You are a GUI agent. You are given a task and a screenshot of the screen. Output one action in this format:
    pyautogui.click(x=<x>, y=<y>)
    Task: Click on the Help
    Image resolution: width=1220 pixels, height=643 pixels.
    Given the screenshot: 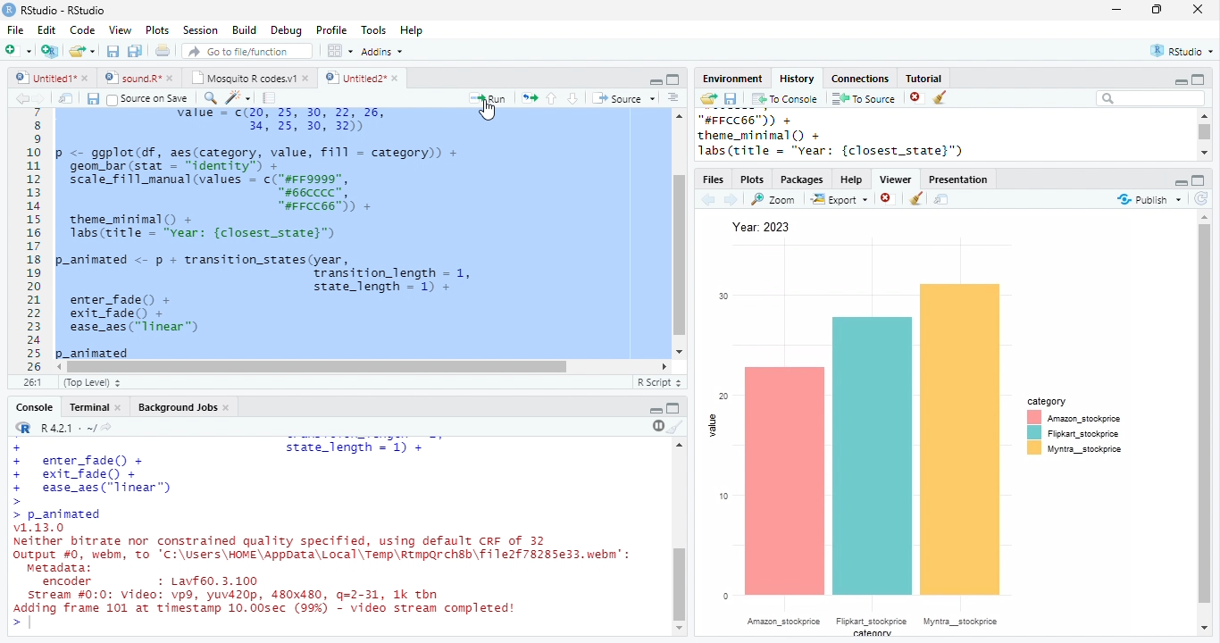 What is the action you would take?
    pyautogui.click(x=411, y=29)
    